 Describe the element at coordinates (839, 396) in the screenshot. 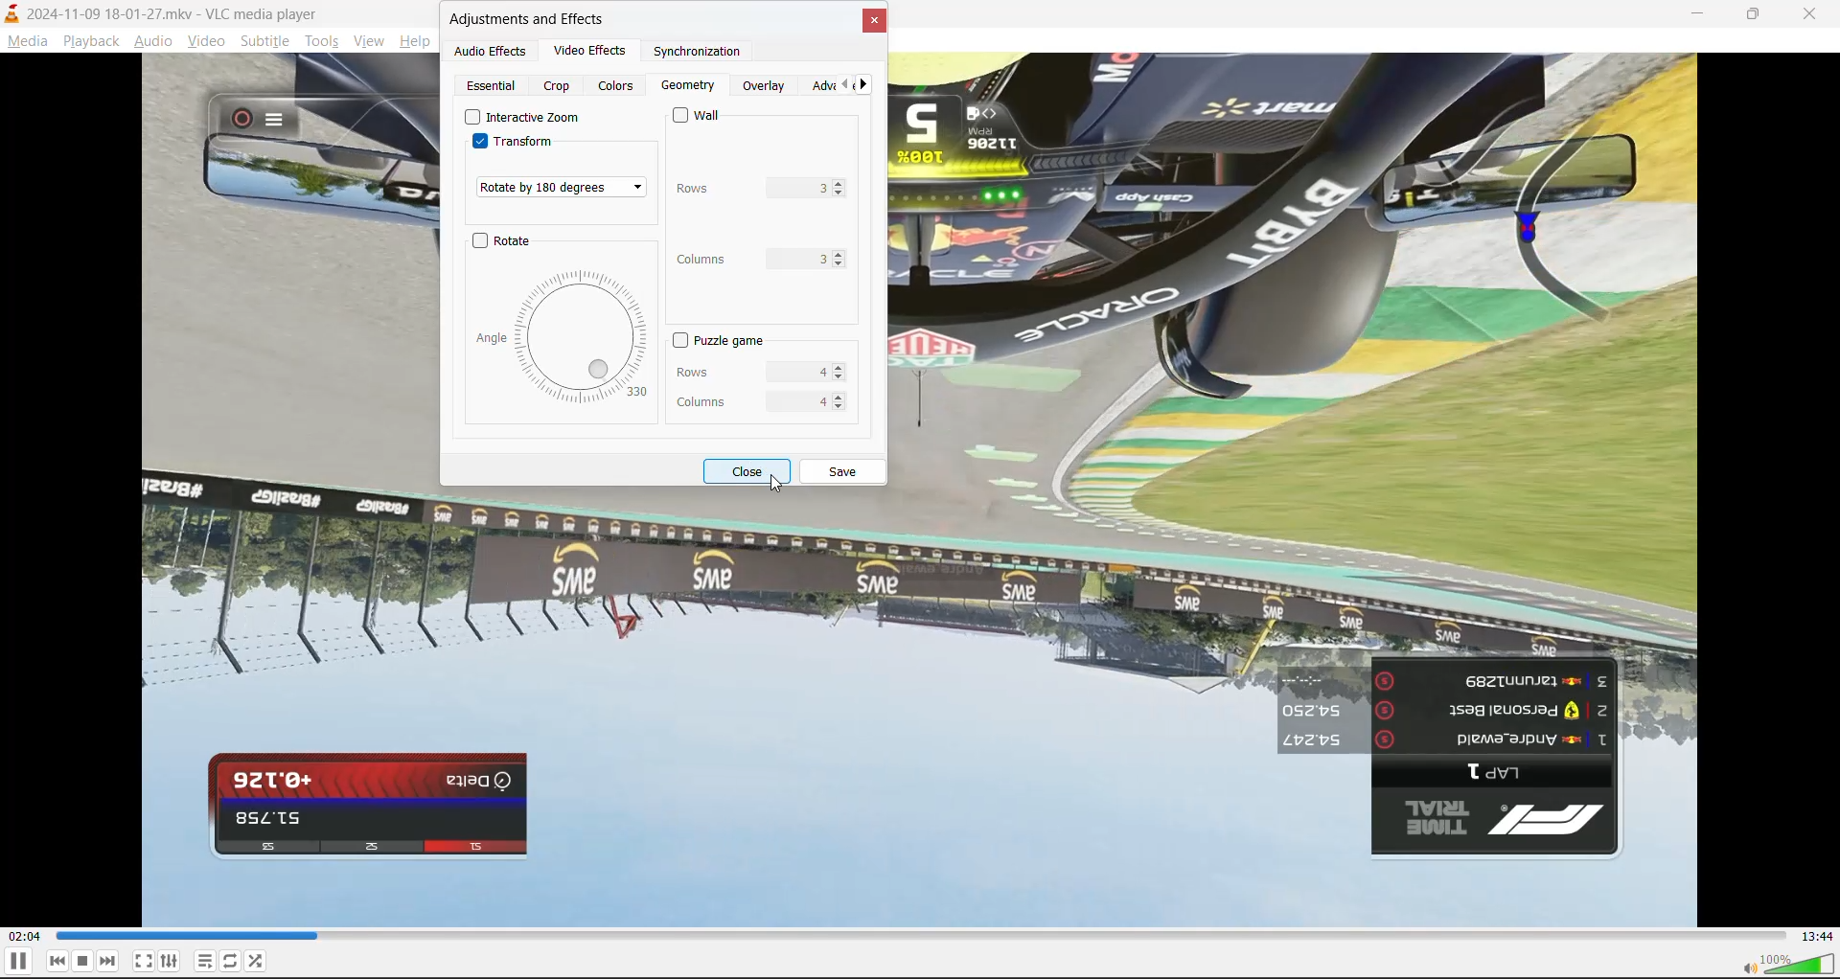

I see `Increase` at that location.